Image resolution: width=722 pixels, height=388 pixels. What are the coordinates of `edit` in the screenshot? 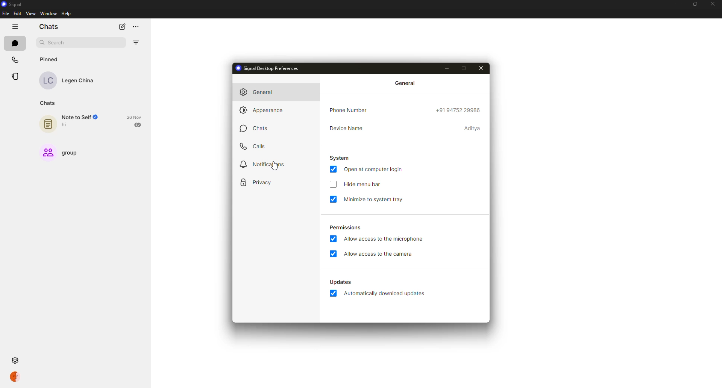 It's located at (18, 14).